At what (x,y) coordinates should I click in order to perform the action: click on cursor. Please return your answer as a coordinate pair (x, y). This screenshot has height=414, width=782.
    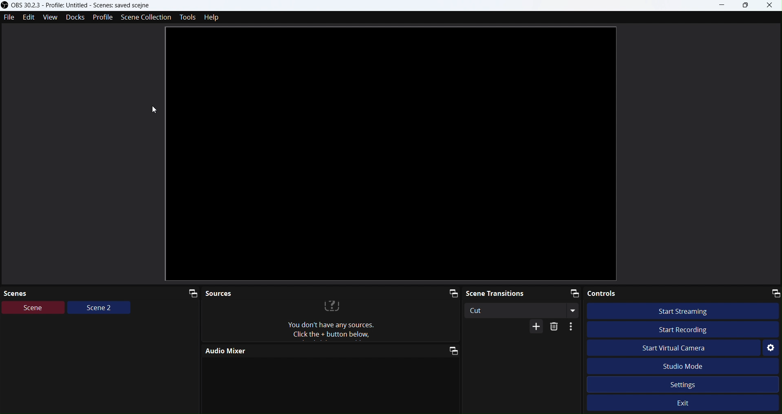
    Looking at the image, I should click on (152, 108).